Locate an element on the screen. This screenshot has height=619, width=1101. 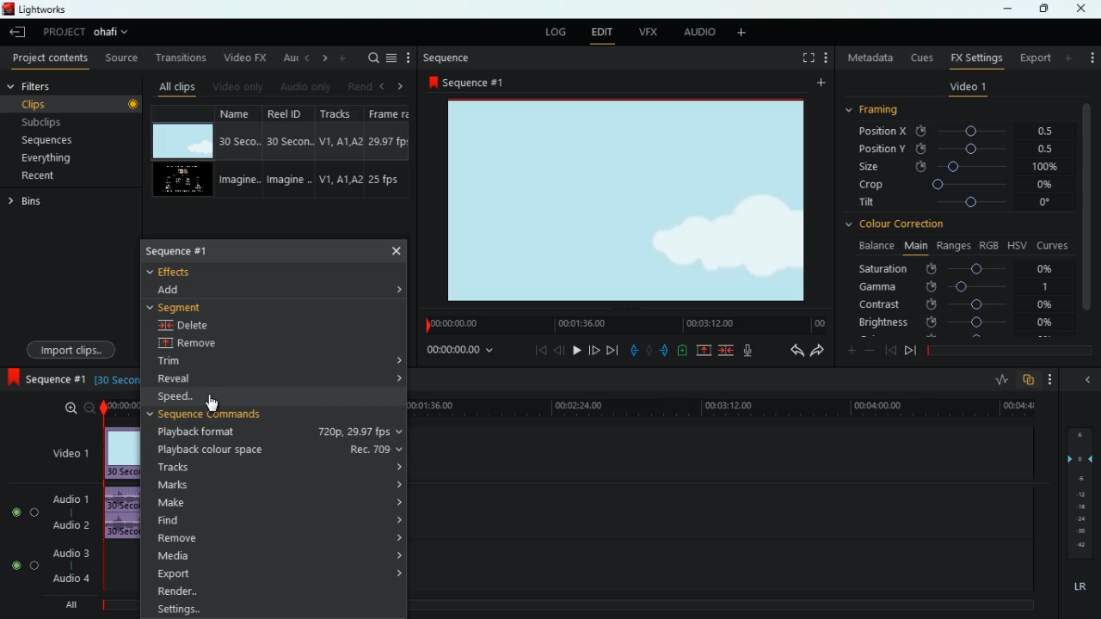
render is located at coordinates (201, 592).